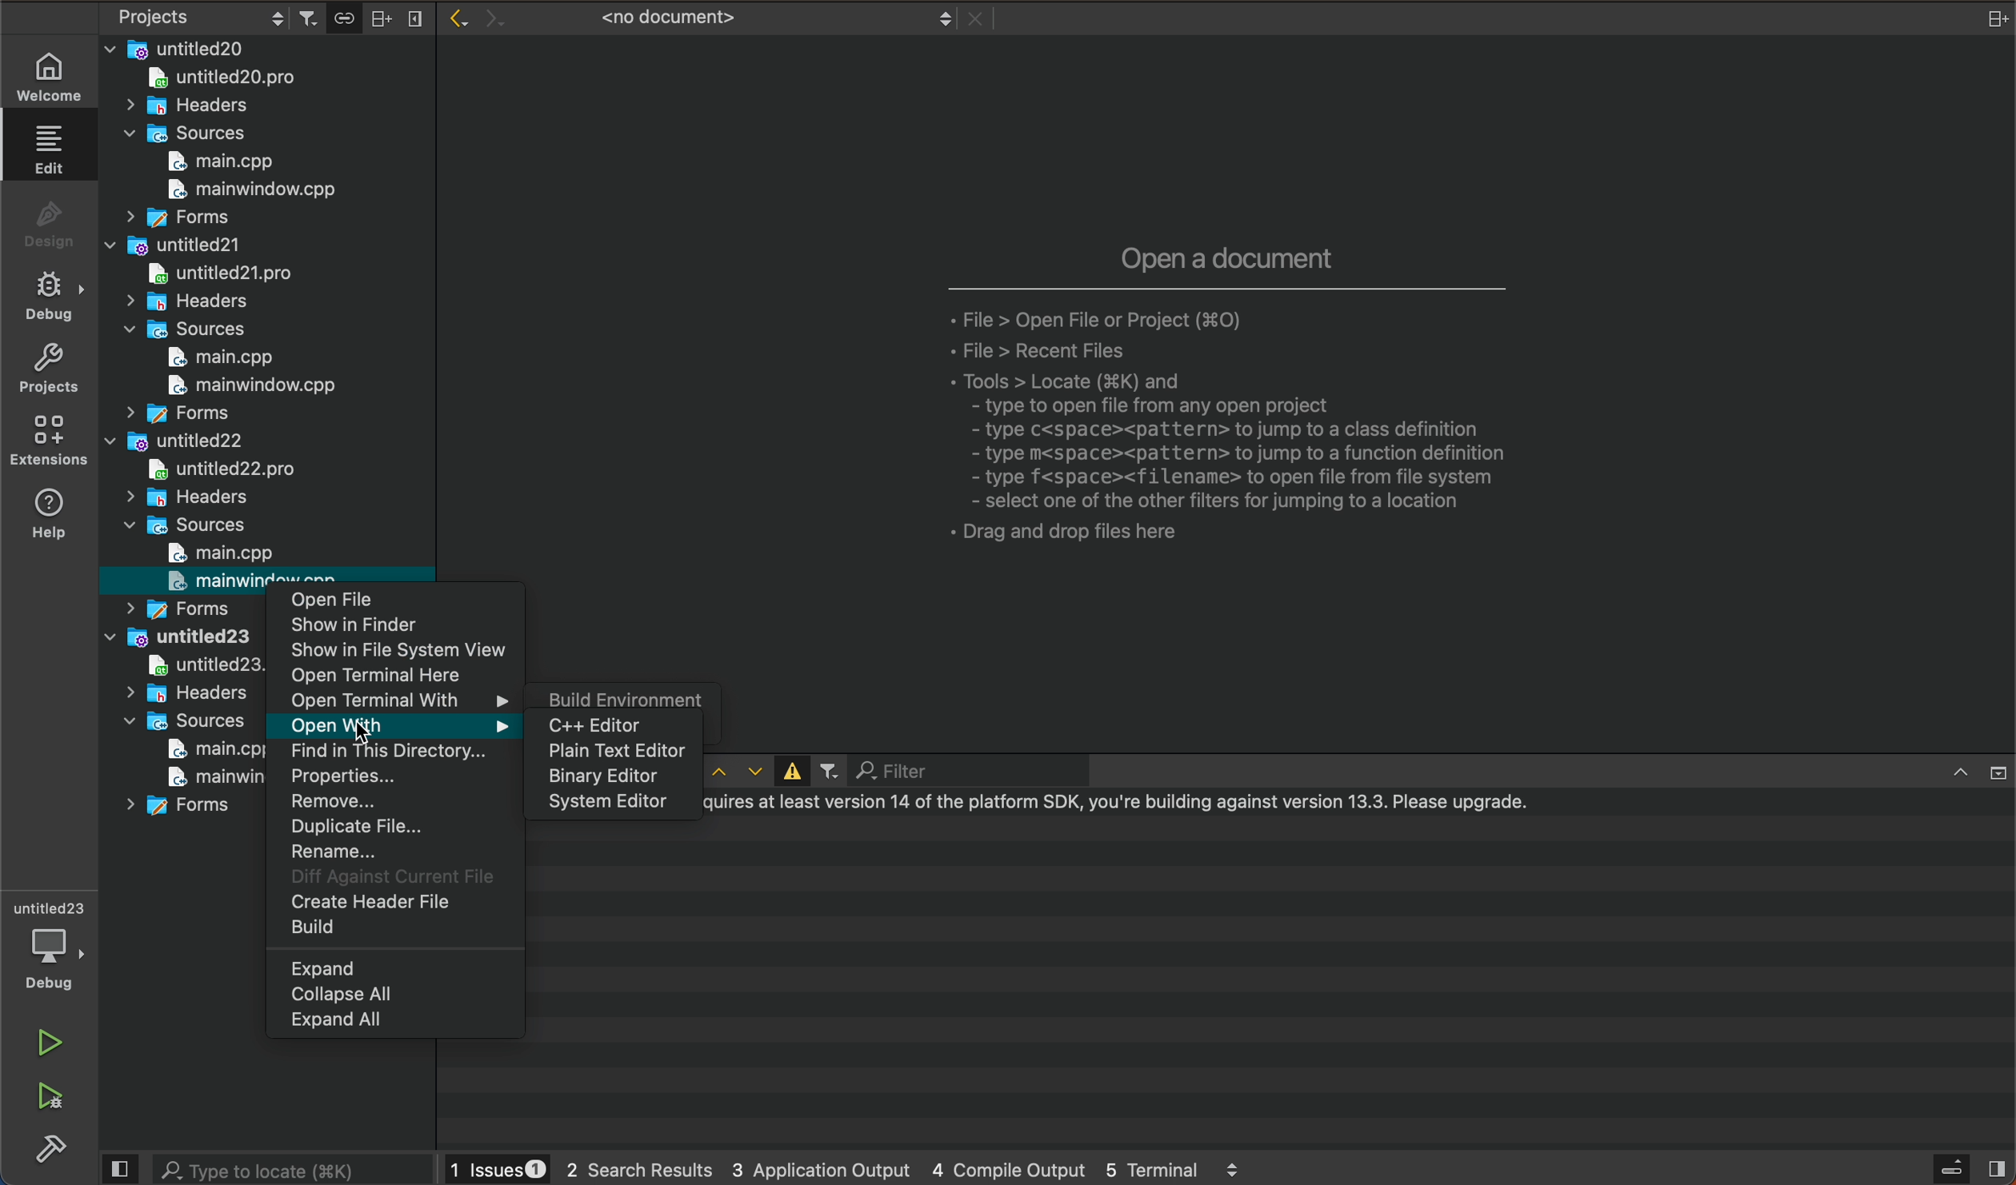 The image size is (2016, 1185). I want to click on queries at least version 14 of the platform SDK, you're building against version 13.3. Please upgrade., so click(1123, 804).